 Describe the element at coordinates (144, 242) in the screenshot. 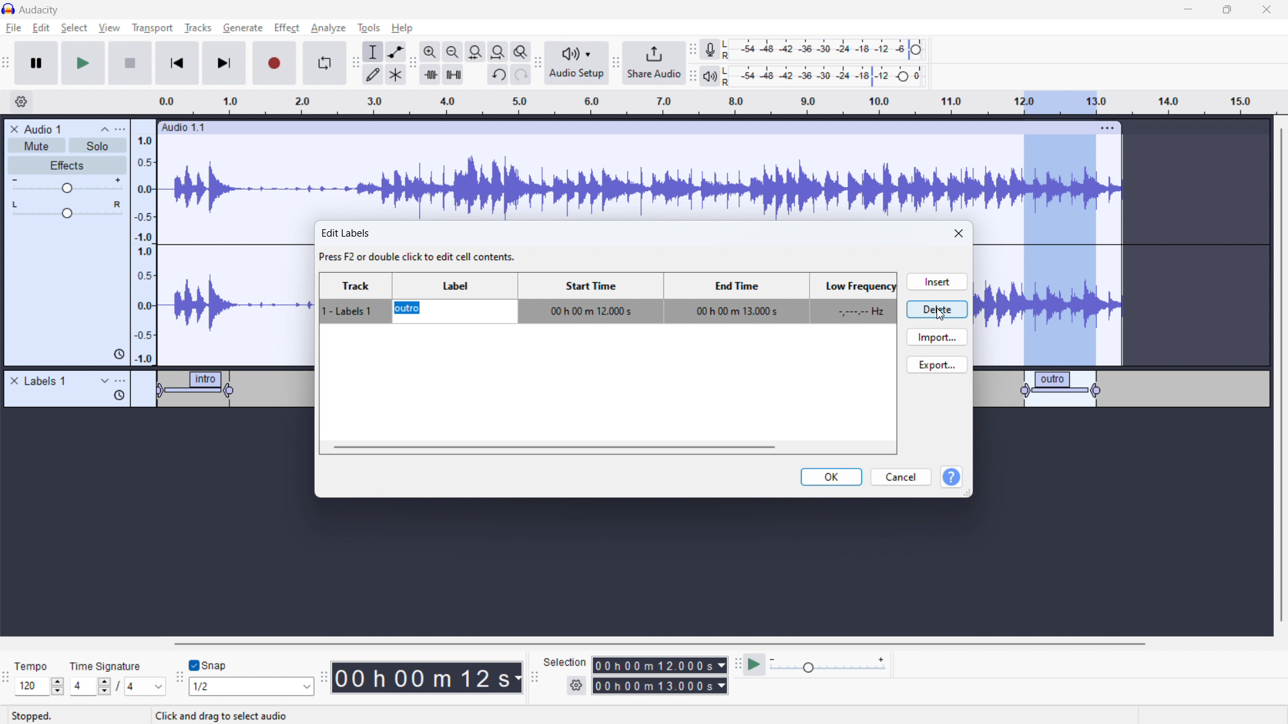

I see `amplitude` at that location.